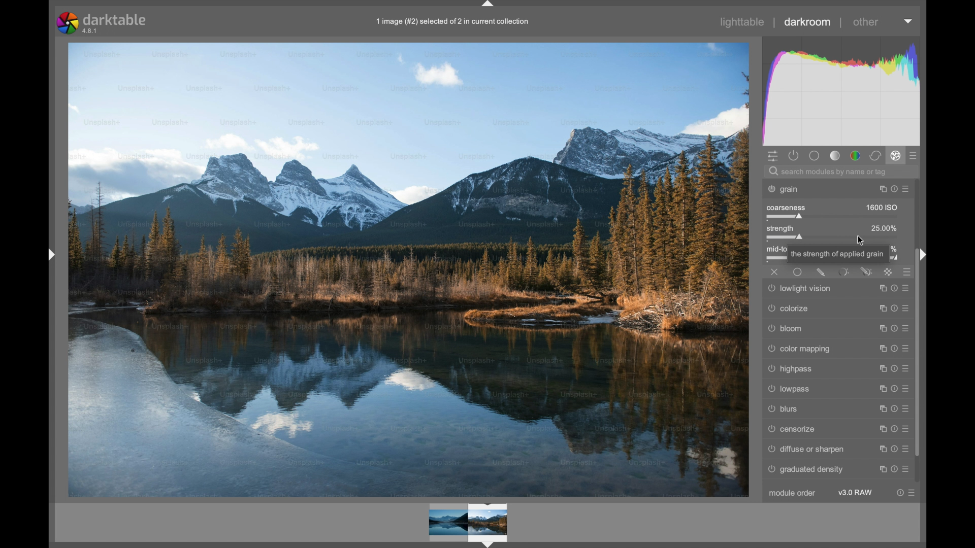  What do you see at coordinates (807, 470) in the screenshot?
I see `graduated density` at bounding box center [807, 470].